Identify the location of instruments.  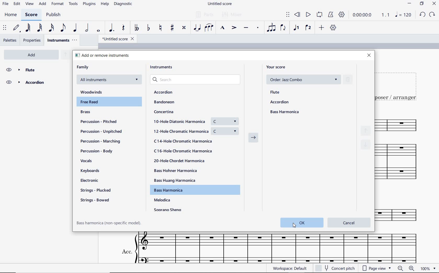
(163, 67).